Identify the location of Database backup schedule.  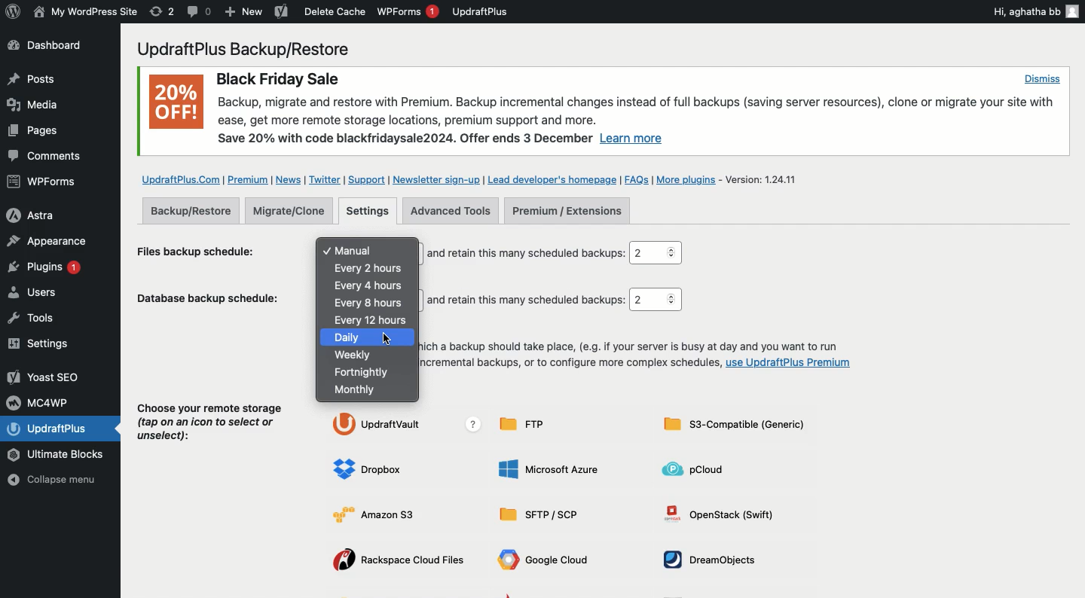
(211, 301).